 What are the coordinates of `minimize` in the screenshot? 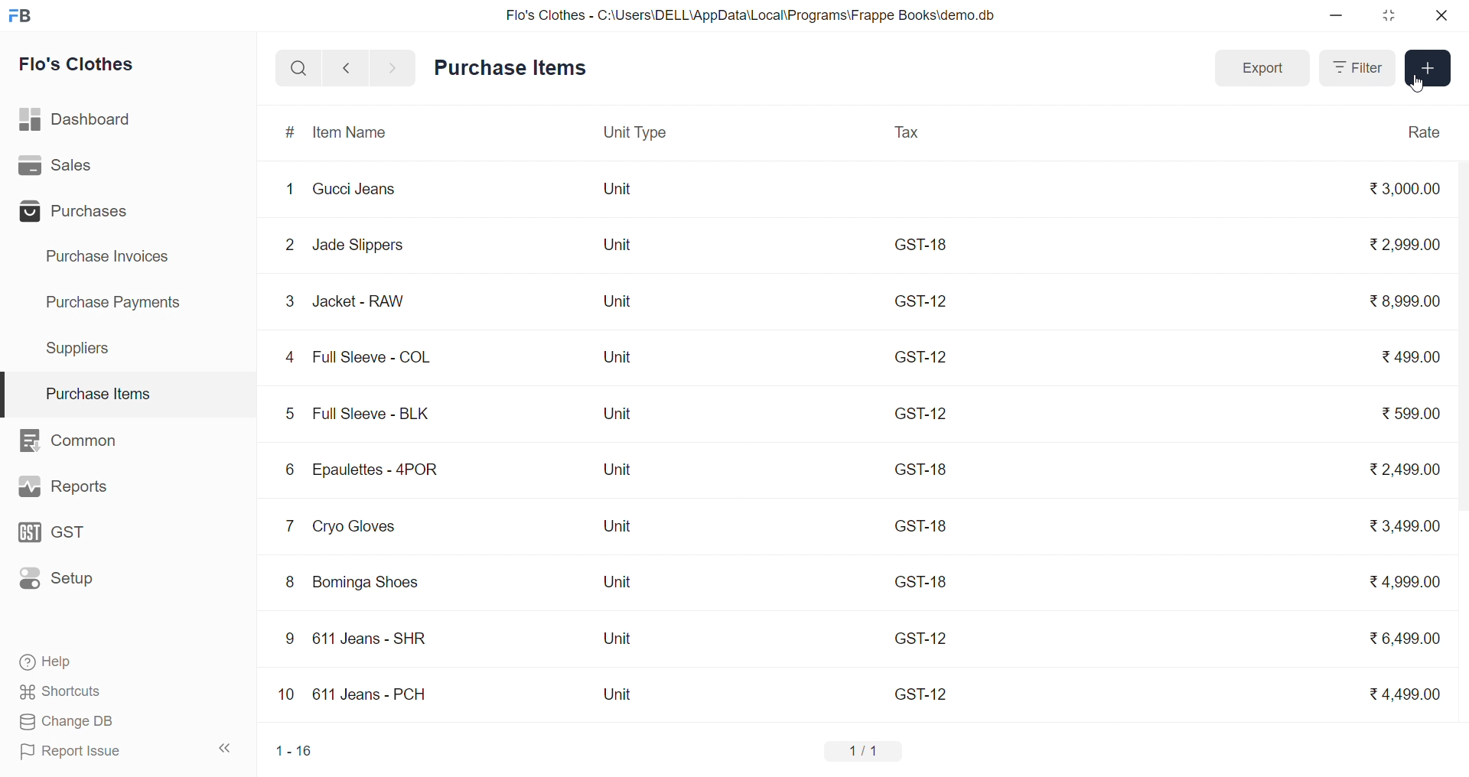 It's located at (1342, 15).